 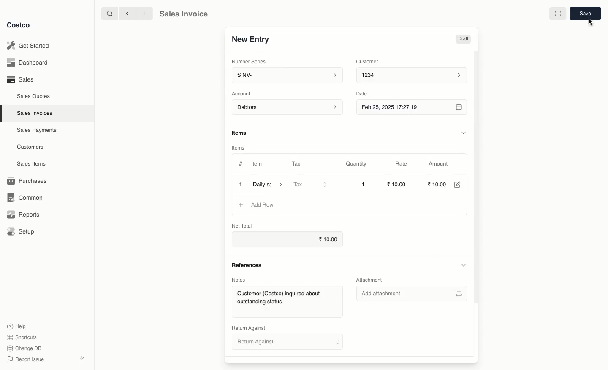 What do you see at coordinates (125, 14) in the screenshot?
I see `Back` at bounding box center [125, 14].